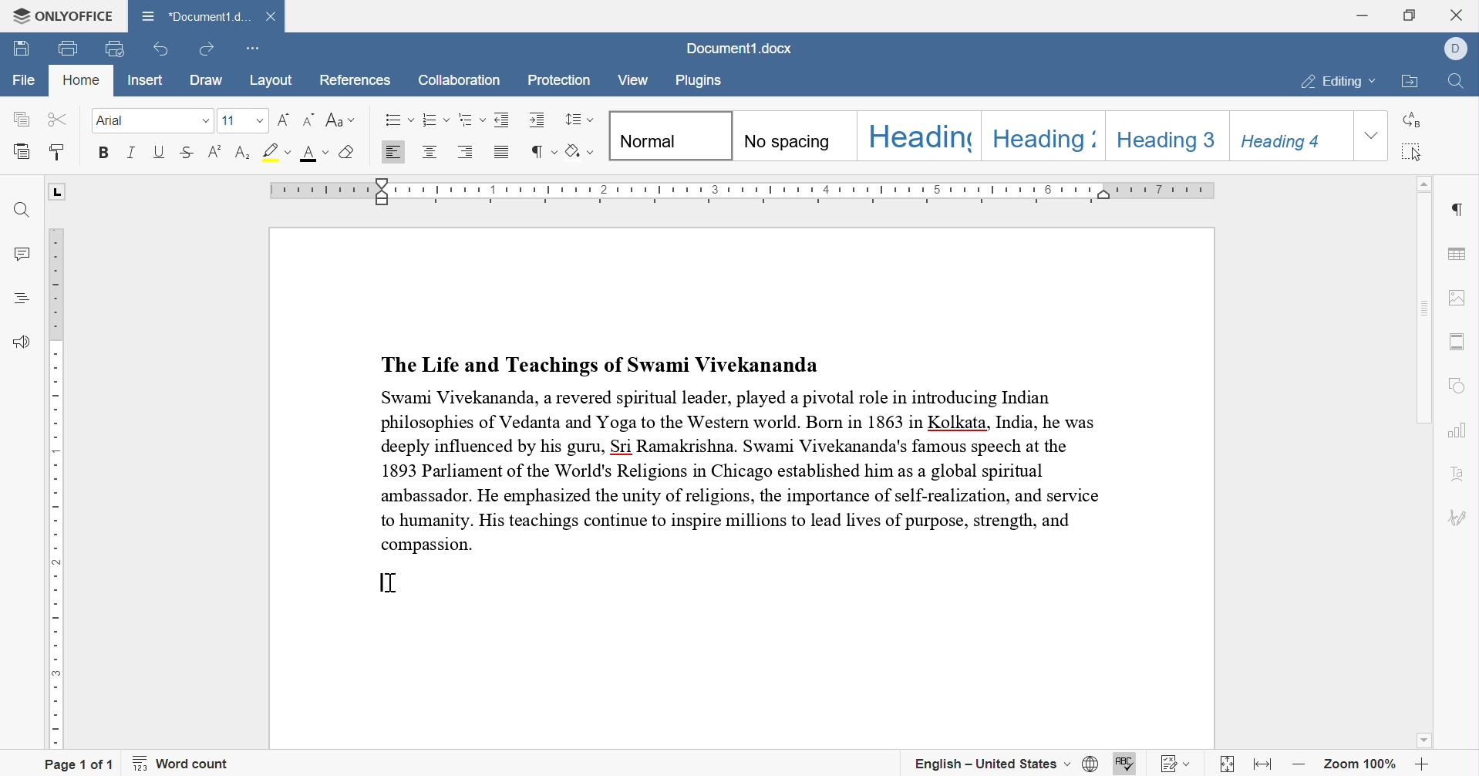  I want to click on close, so click(1459, 13).